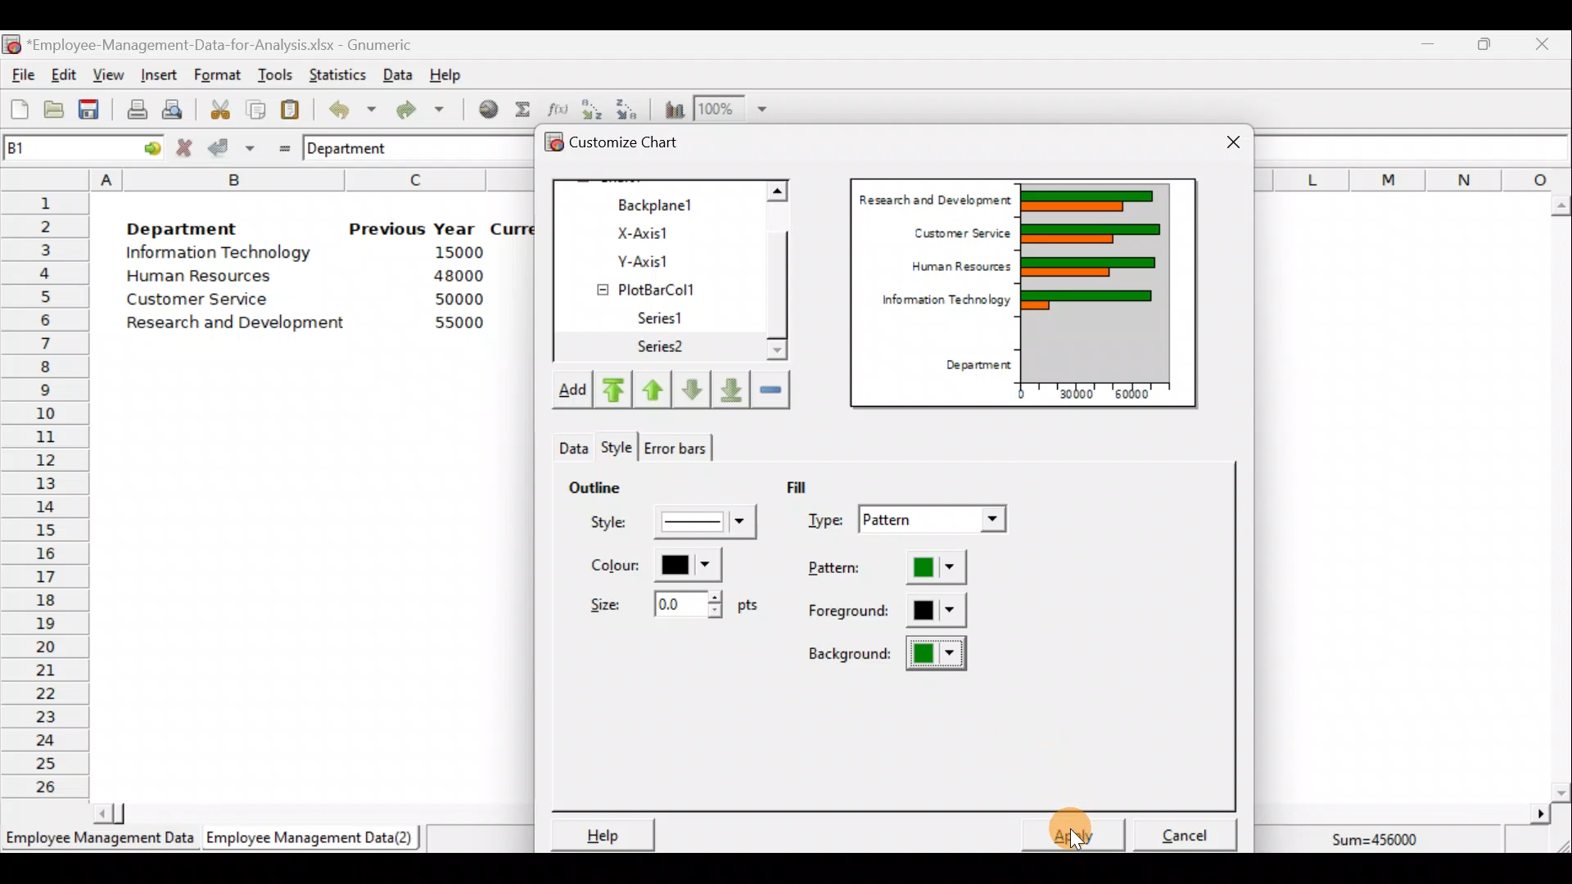  What do you see at coordinates (201, 303) in the screenshot?
I see `Customer Service` at bounding box center [201, 303].